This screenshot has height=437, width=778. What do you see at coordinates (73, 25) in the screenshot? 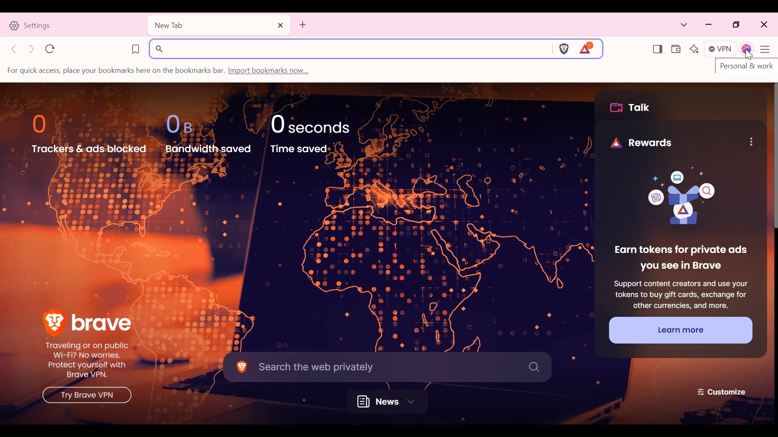
I see `Settings` at bounding box center [73, 25].